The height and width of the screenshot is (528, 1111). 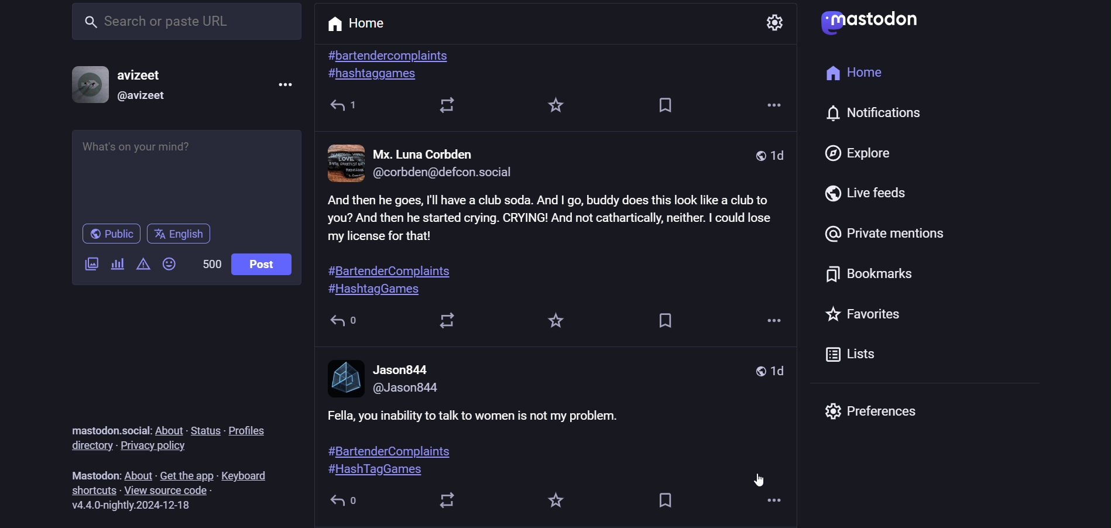 What do you see at coordinates (249, 475) in the screenshot?
I see `leyboard` at bounding box center [249, 475].